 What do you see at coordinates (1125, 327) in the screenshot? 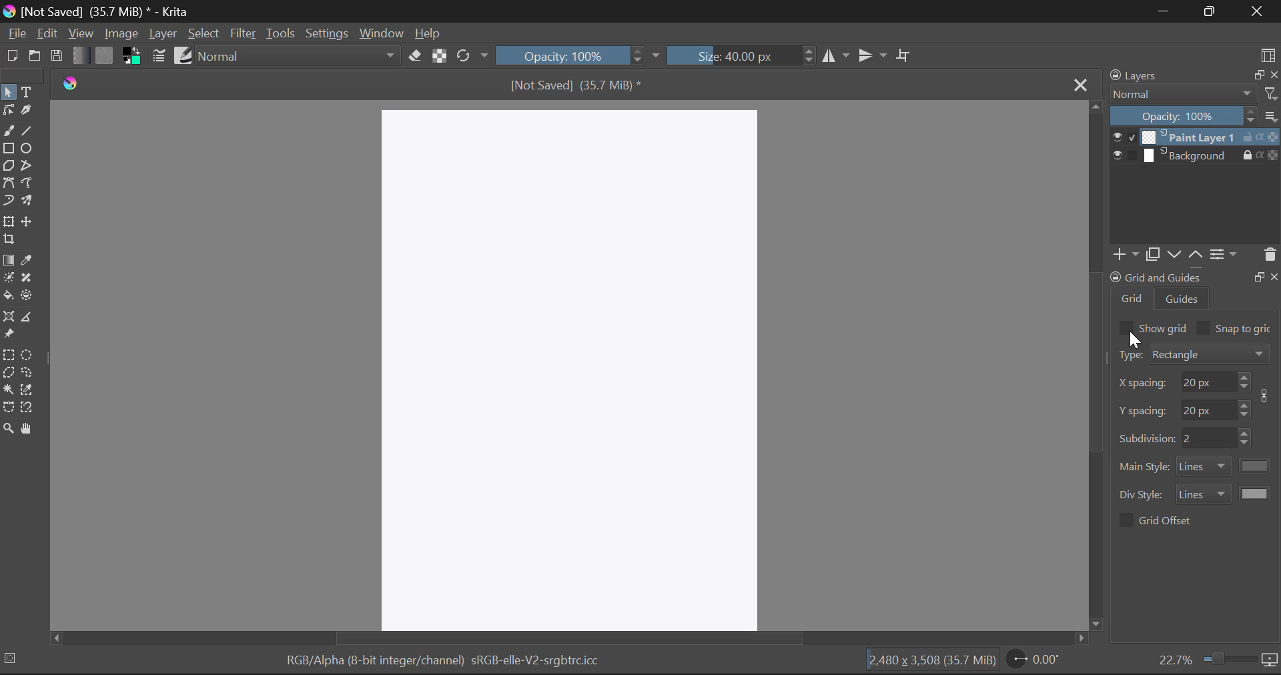
I see `checkbox` at bounding box center [1125, 327].